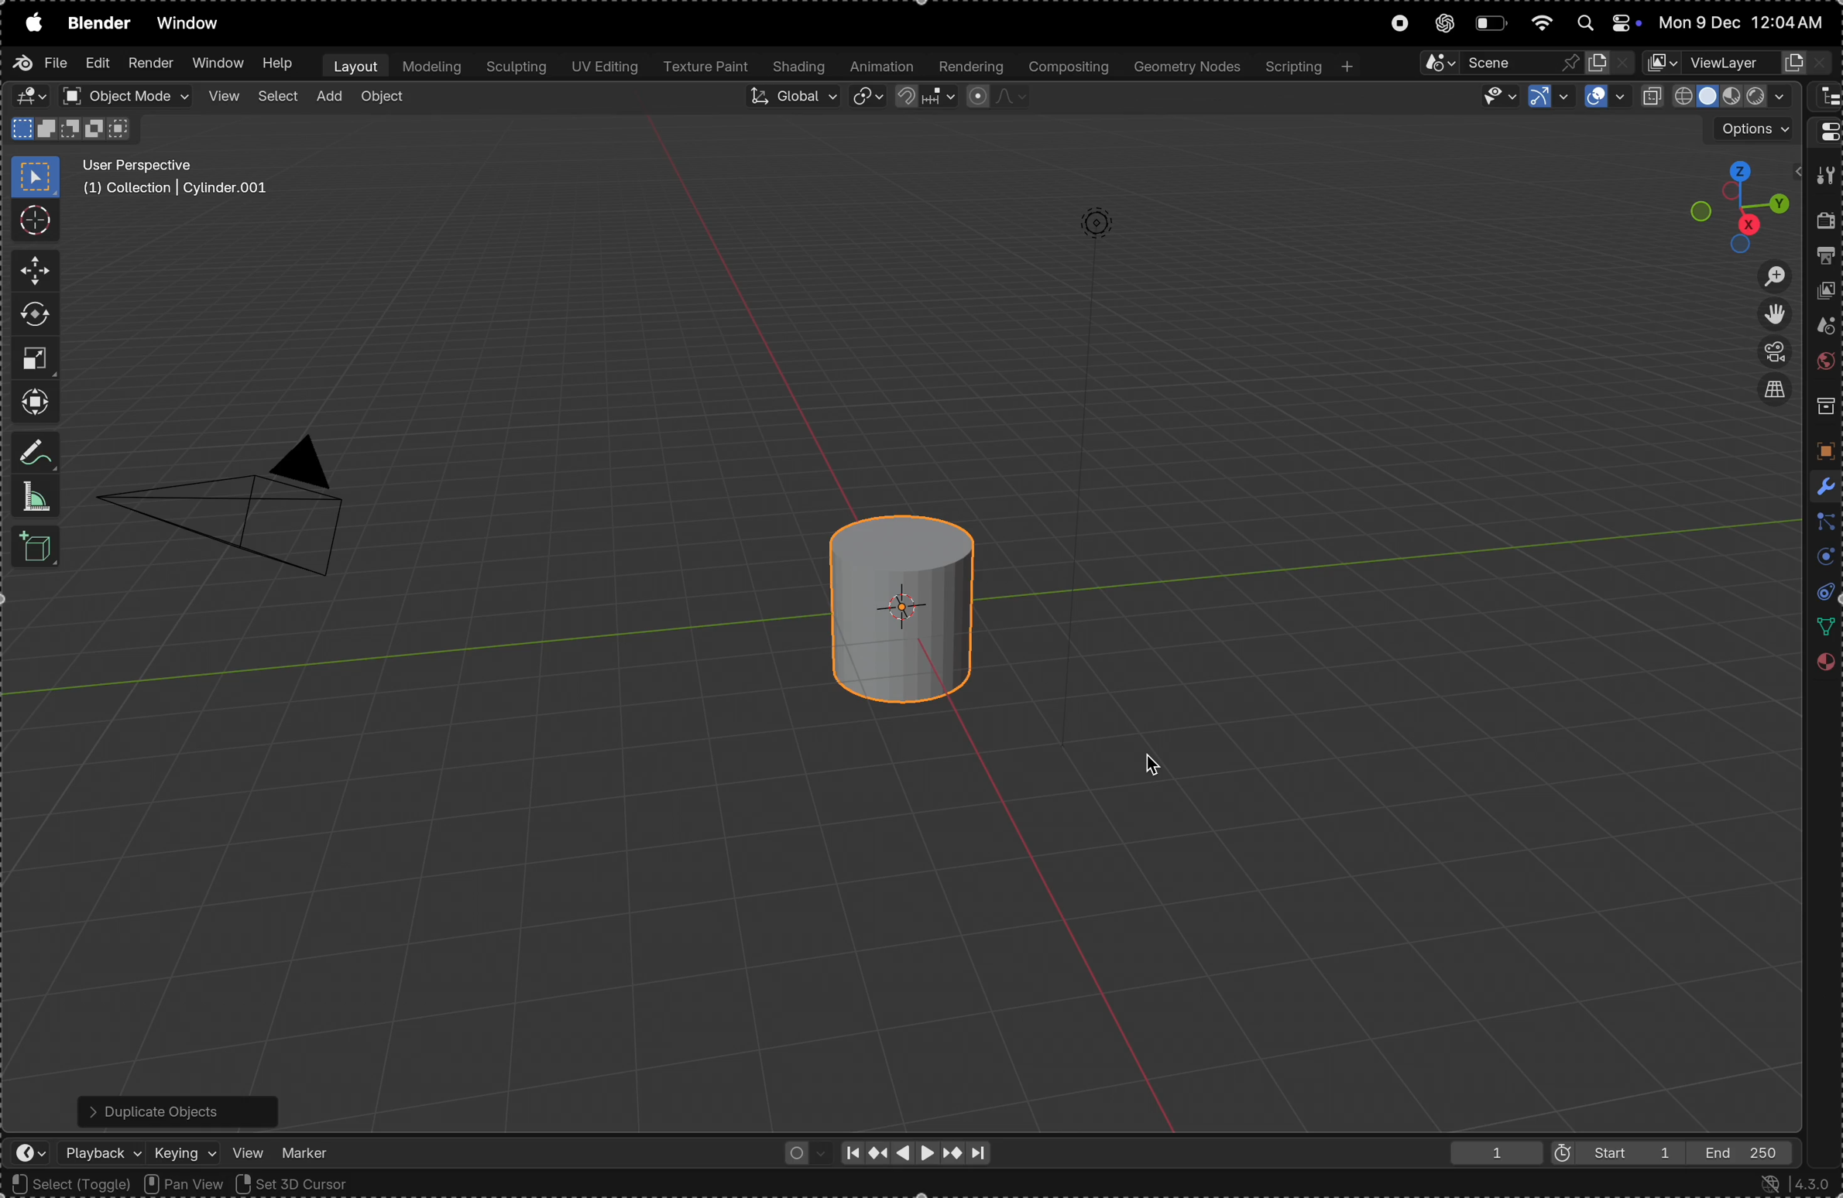 This screenshot has height=1198, width=1843. Describe the element at coordinates (1773, 395) in the screenshot. I see `select current views` at that location.